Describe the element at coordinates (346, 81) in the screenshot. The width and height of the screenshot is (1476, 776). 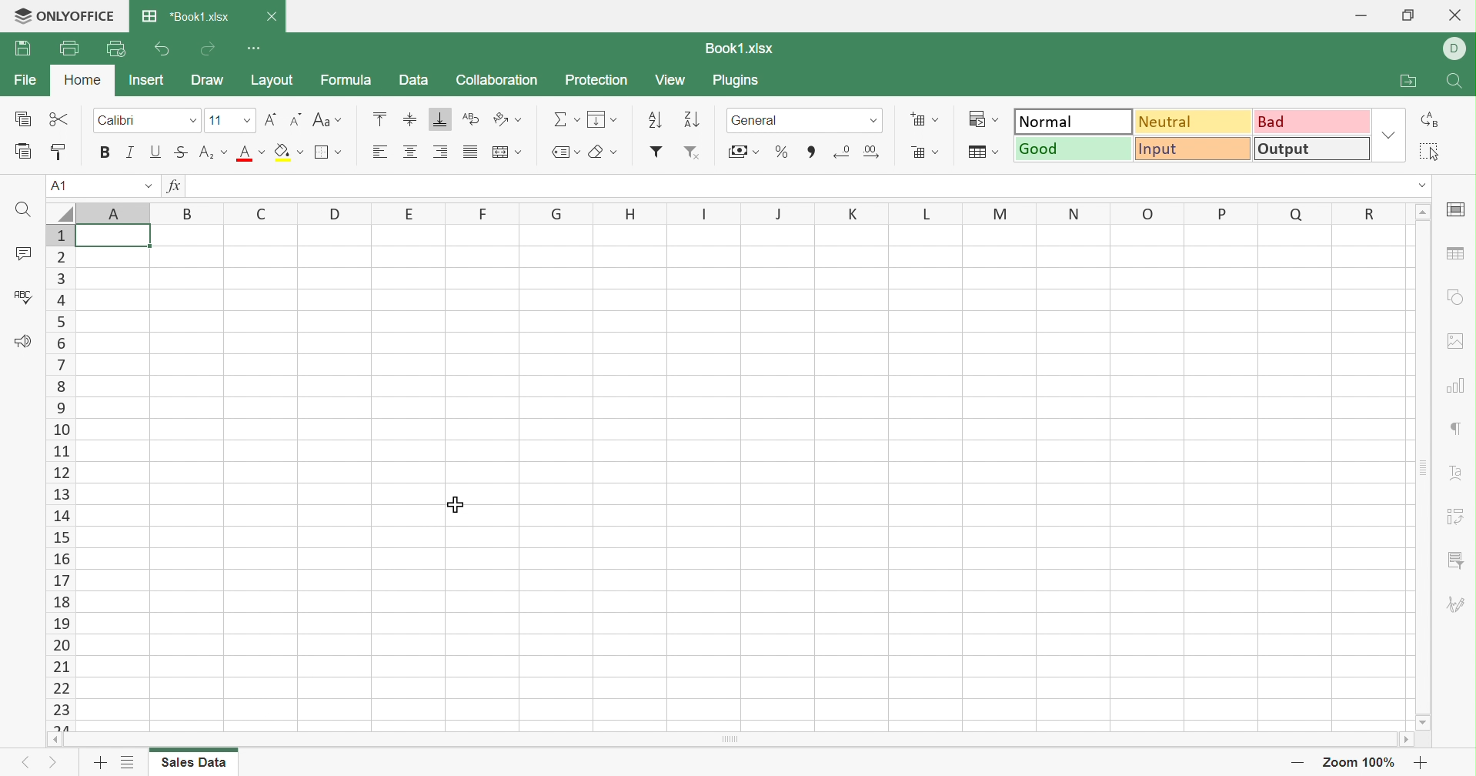
I see `Formula` at that location.